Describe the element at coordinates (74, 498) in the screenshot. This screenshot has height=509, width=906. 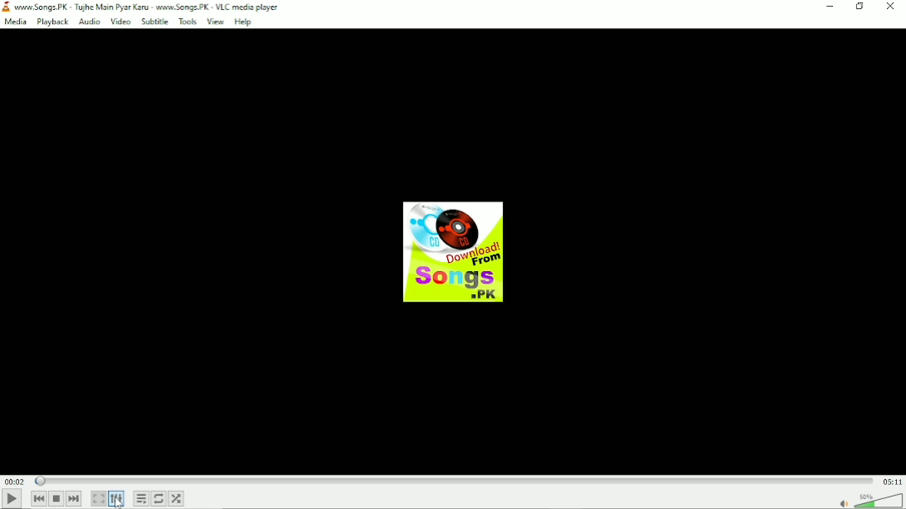
I see `Next` at that location.